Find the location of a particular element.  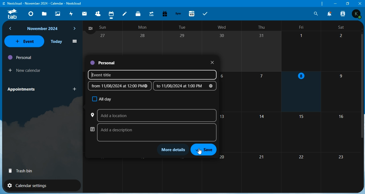

event title is located at coordinates (151, 75).